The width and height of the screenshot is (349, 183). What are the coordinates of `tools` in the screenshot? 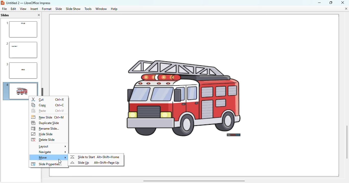 It's located at (88, 9).